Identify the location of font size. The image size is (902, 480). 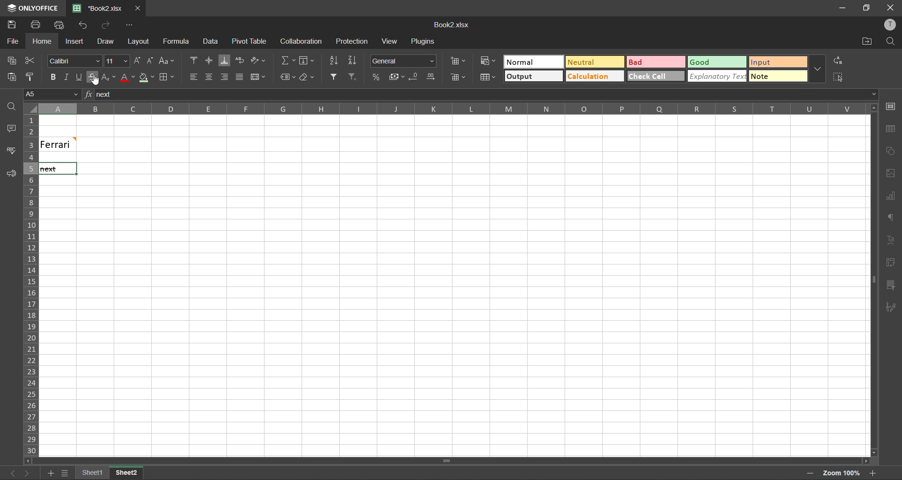
(118, 61).